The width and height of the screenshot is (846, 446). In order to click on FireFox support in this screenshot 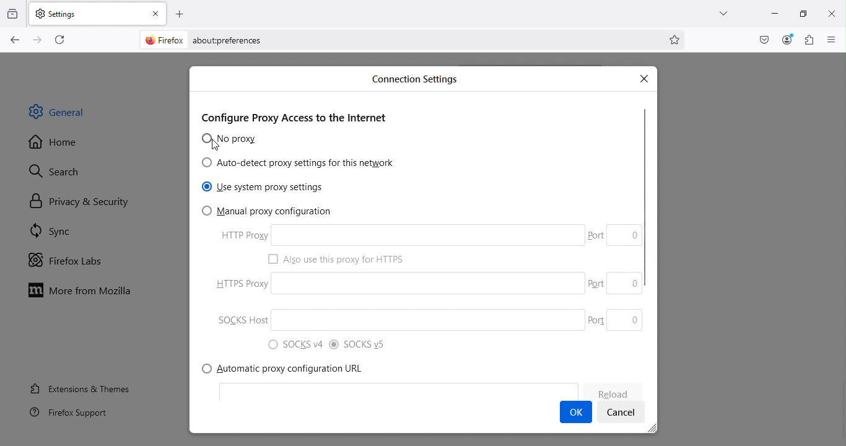, I will do `click(66, 417)`.